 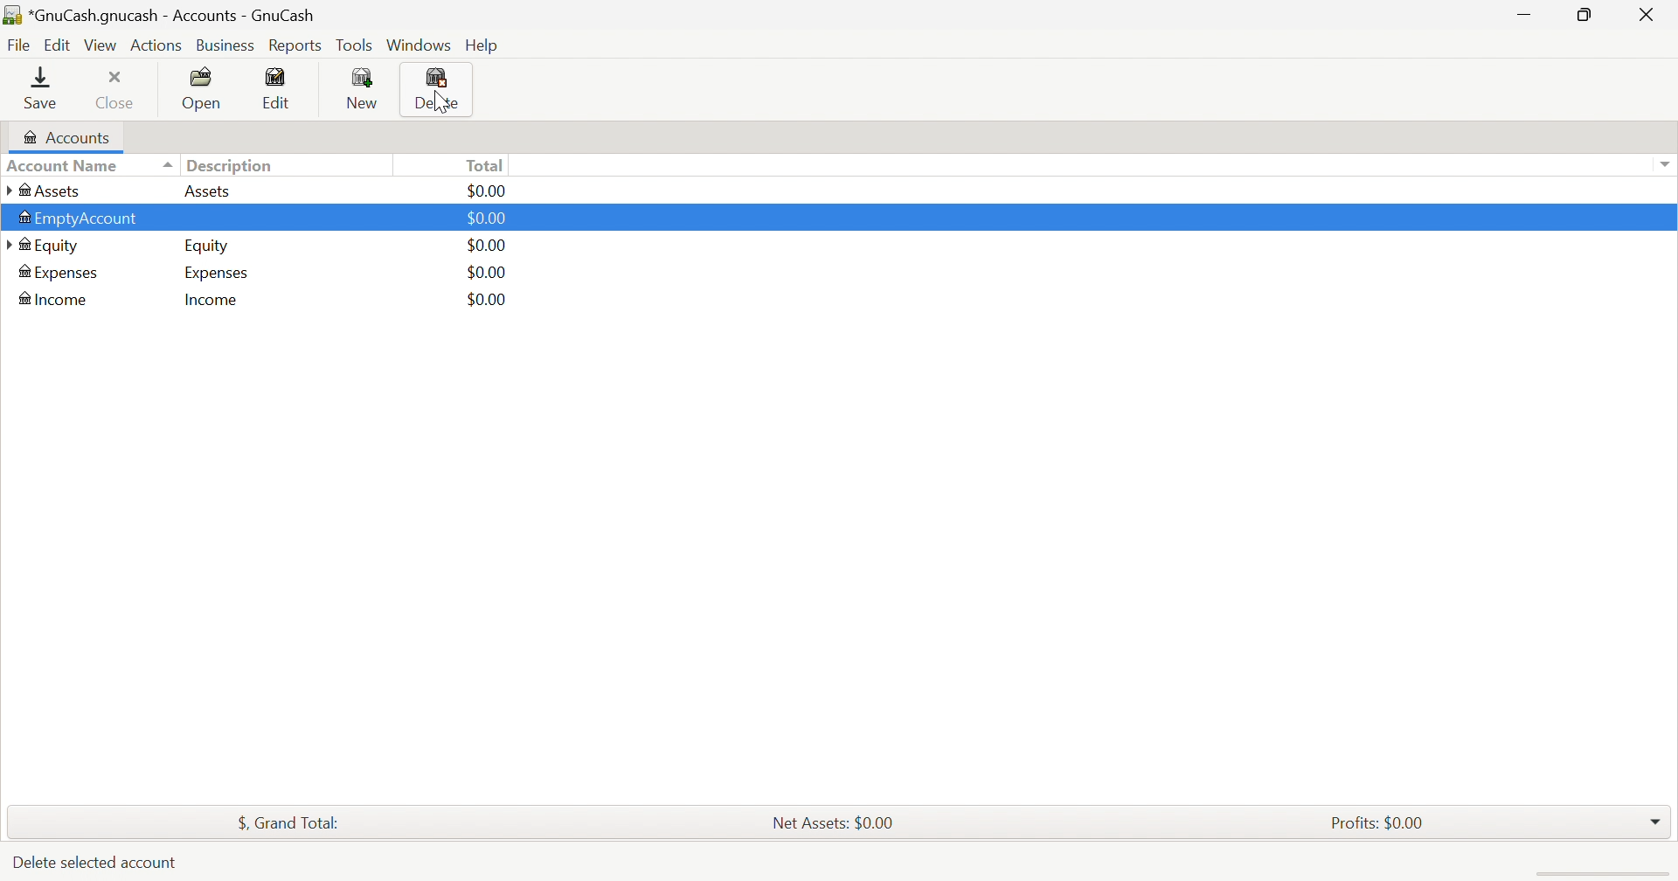 I want to click on Total, so click(x=489, y=165).